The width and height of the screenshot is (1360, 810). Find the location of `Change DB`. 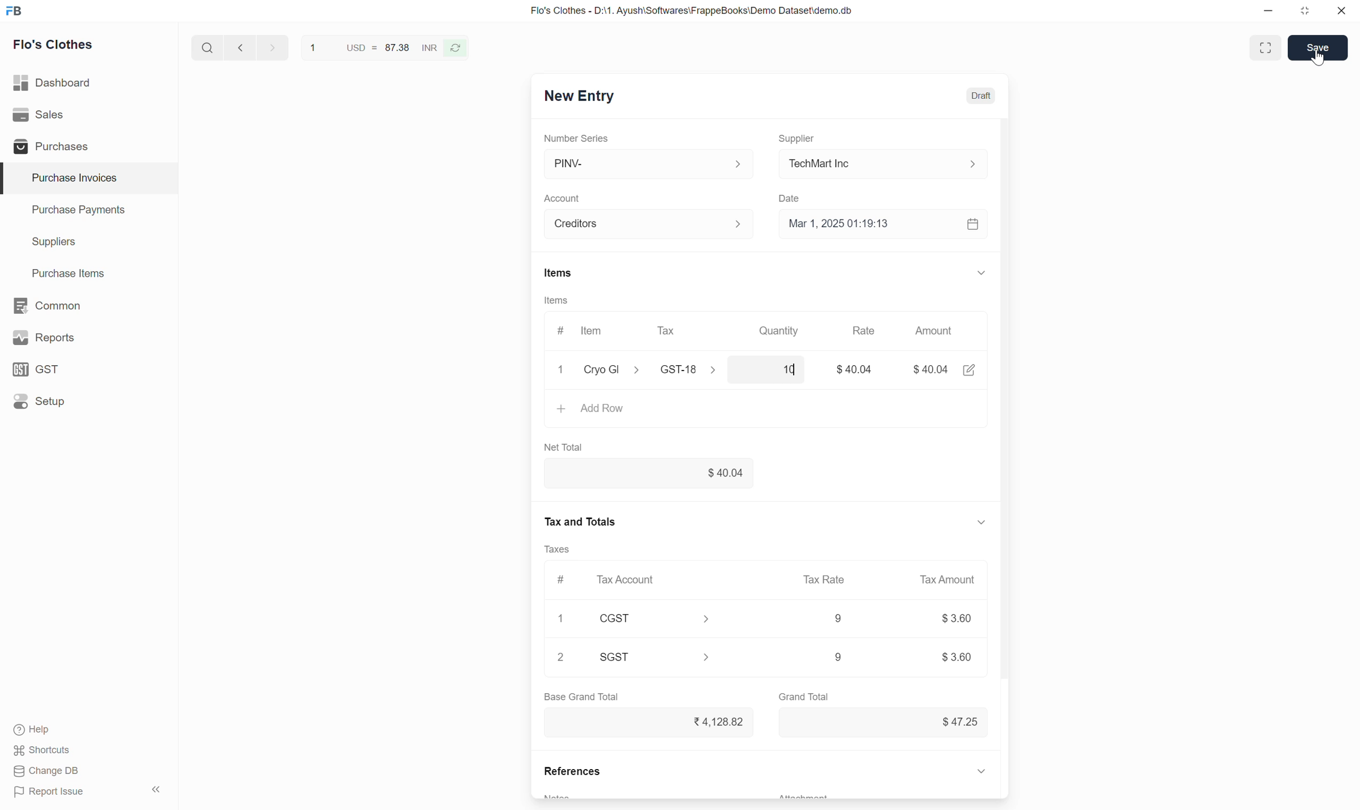

Change DB is located at coordinates (46, 772).